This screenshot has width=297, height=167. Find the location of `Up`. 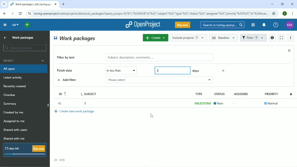

Up is located at coordinates (4, 38).